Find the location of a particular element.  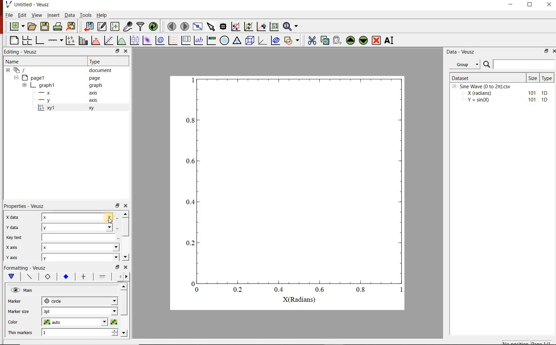

Help is located at coordinates (102, 15).